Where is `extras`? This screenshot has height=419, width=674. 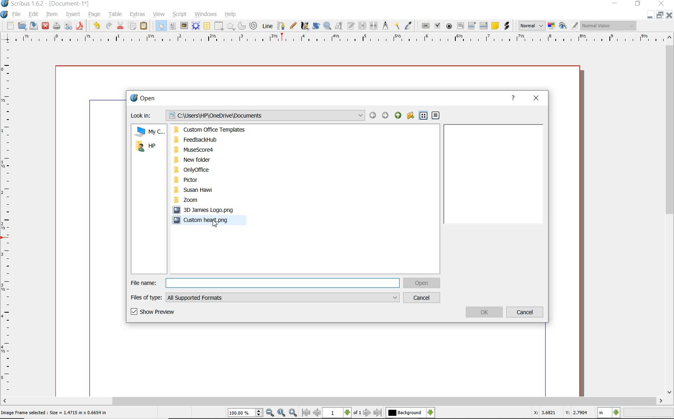 extras is located at coordinates (138, 14).